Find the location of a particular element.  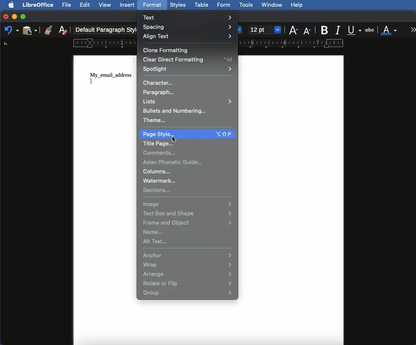

Spacing is located at coordinates (187, 26).